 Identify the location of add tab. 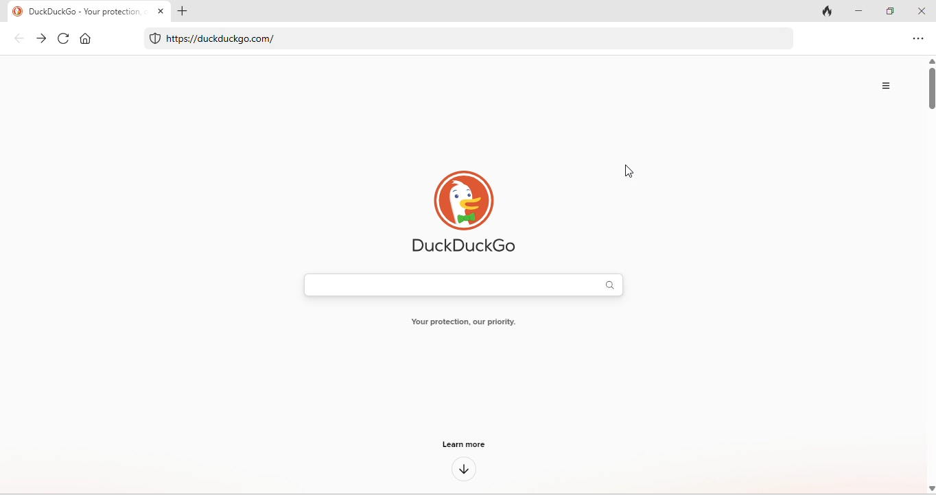
(183, 12).